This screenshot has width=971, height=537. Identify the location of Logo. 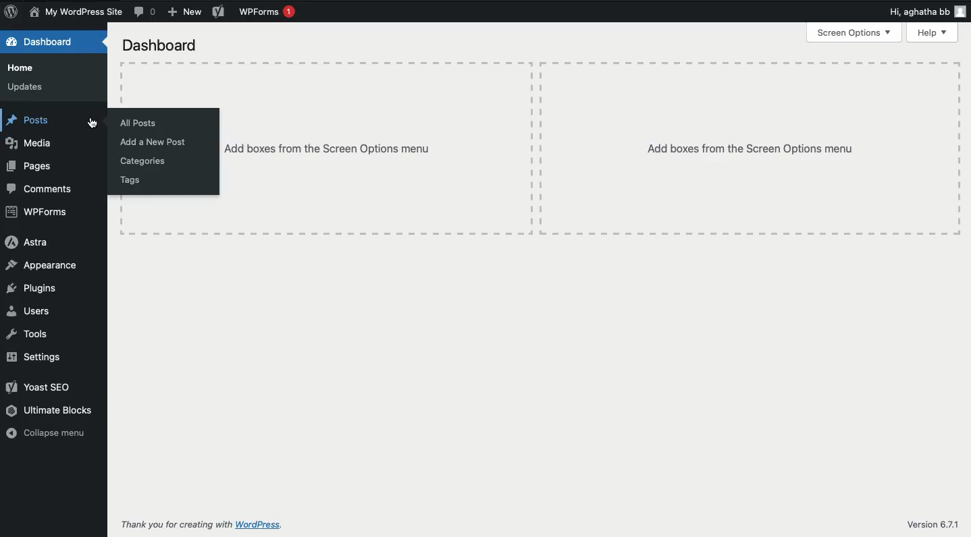
(11, 11).